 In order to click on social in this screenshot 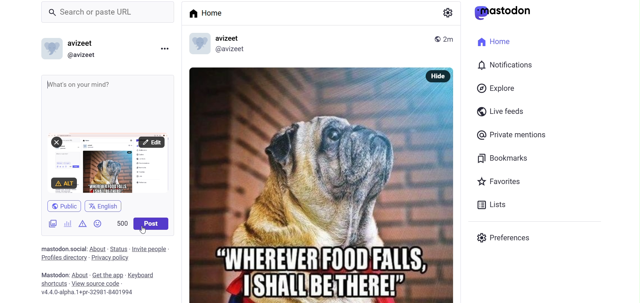, I will do `click(79, 249)`.